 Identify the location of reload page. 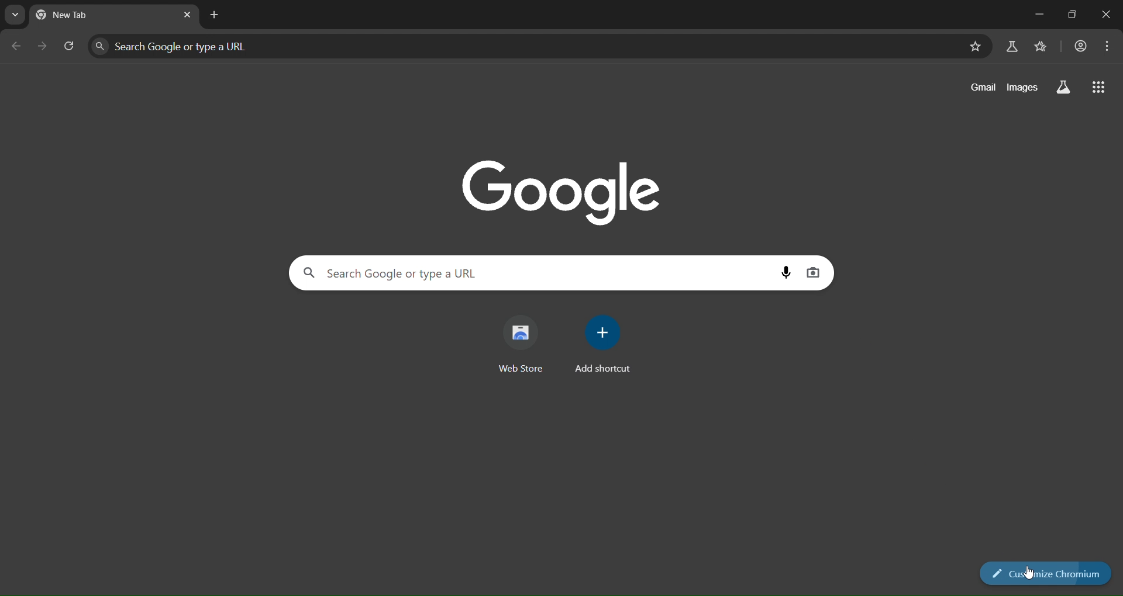
(70, 48).